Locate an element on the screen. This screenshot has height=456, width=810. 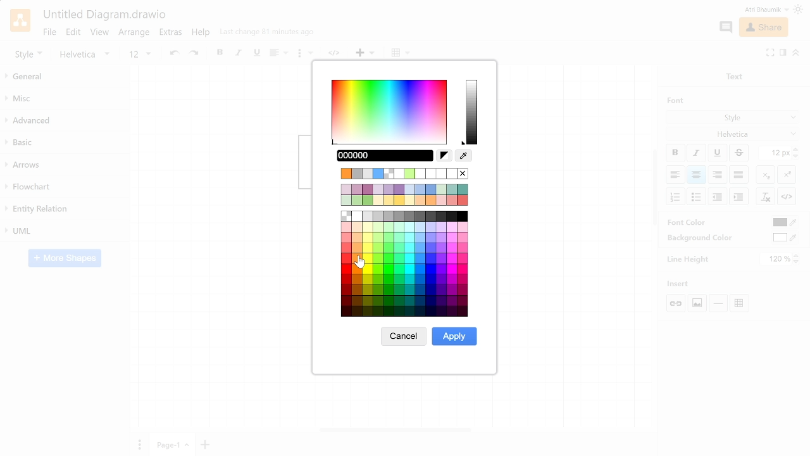
More shapes is located at coordinates (65, 259).